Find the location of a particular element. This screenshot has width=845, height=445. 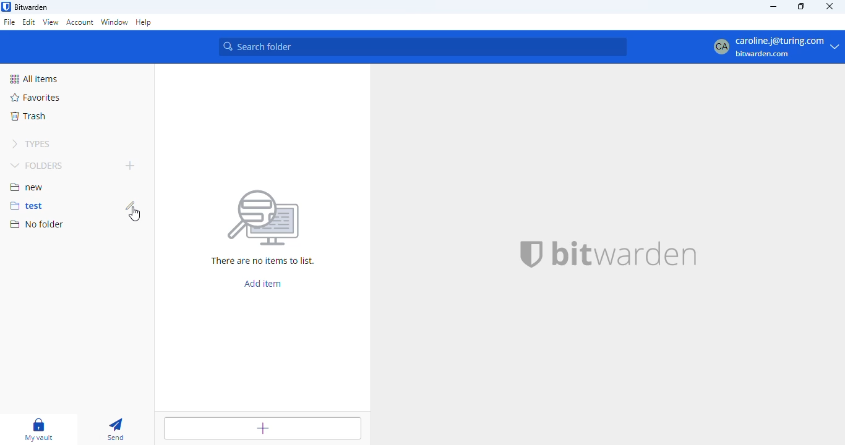

search vault is located at coordinates (422, 47).